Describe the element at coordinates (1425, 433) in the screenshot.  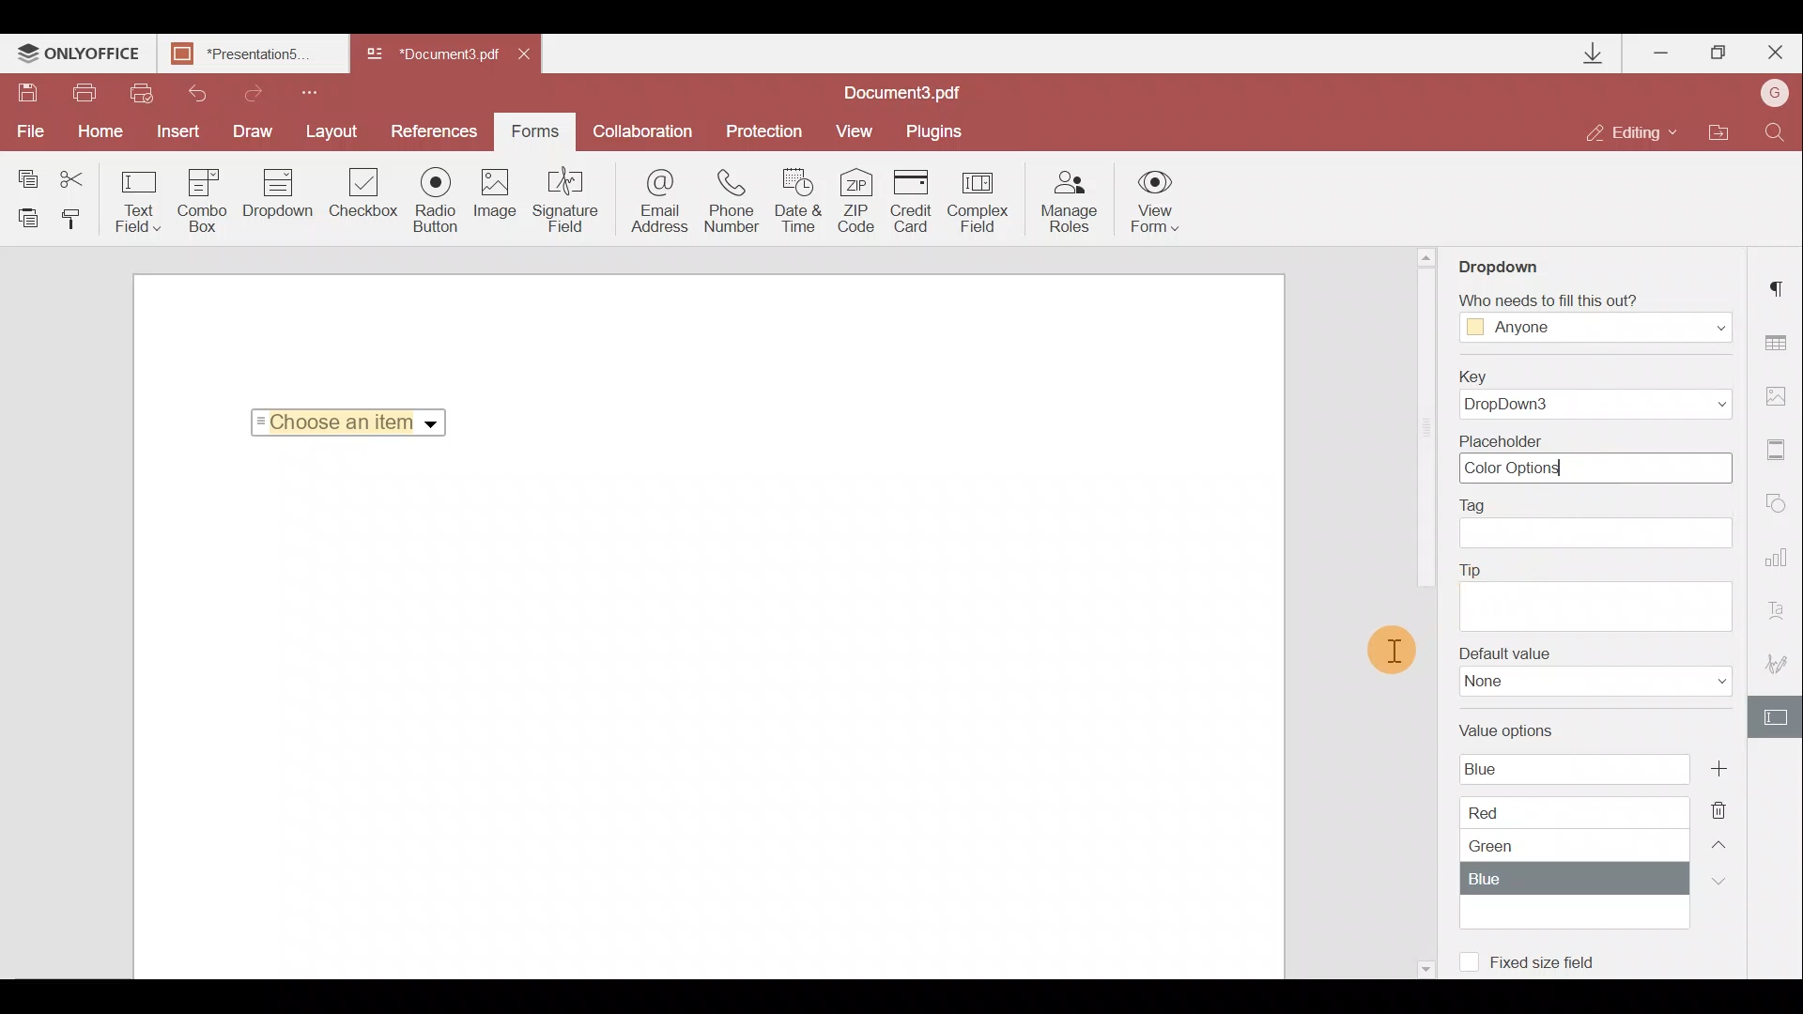
I see `Scroll bar` at that location.